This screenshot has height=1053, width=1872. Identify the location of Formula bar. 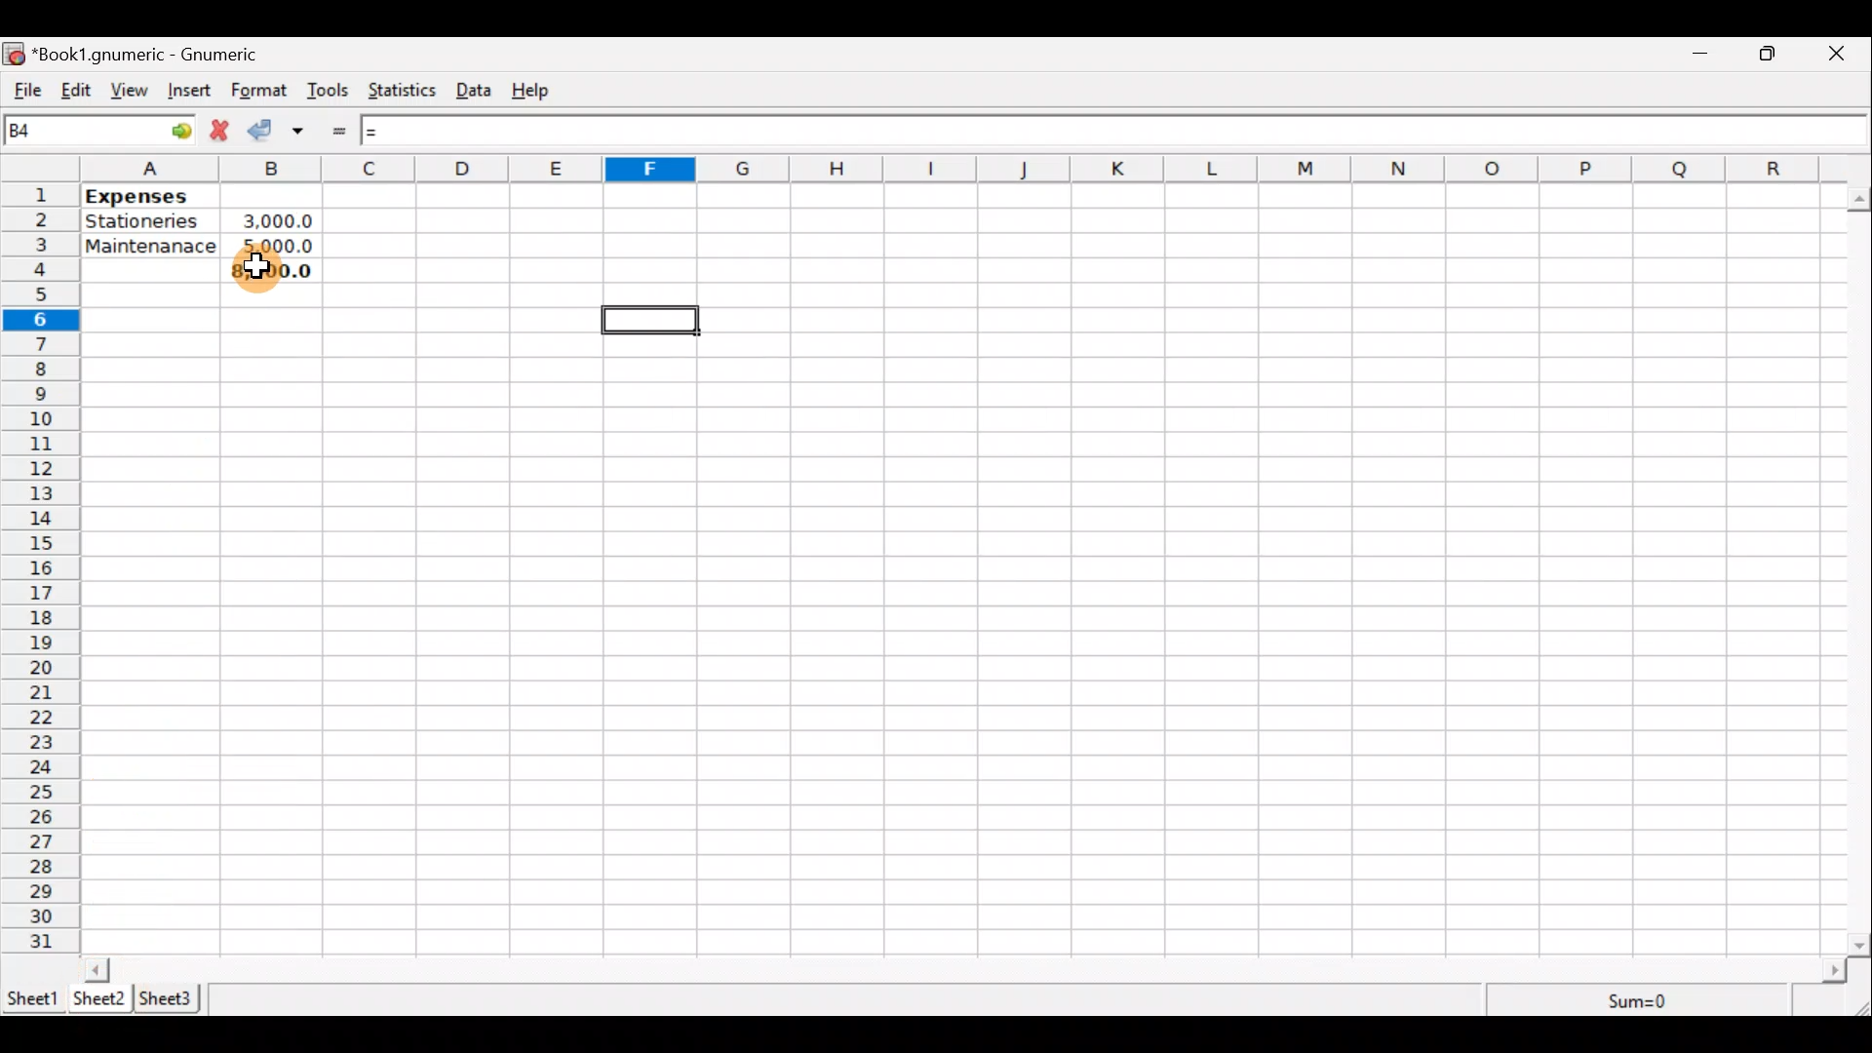
(1106, 129).